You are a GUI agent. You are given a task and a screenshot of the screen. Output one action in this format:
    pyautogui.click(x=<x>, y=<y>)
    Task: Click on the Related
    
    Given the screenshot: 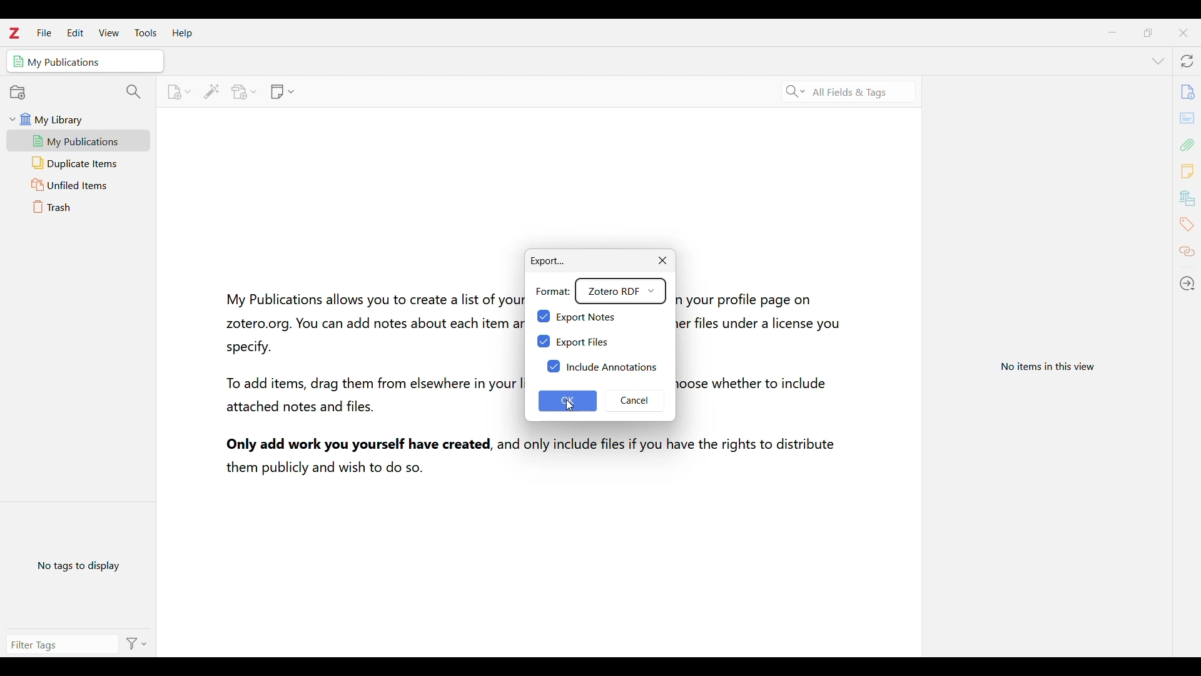 What is the action you would take?
    pyautogui.click(x=1187, y=253)
    